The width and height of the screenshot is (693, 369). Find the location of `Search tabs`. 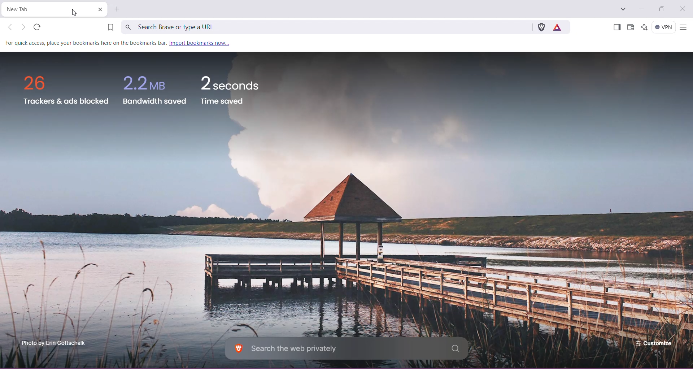

Search tabs is located at coordinates (623, 9).